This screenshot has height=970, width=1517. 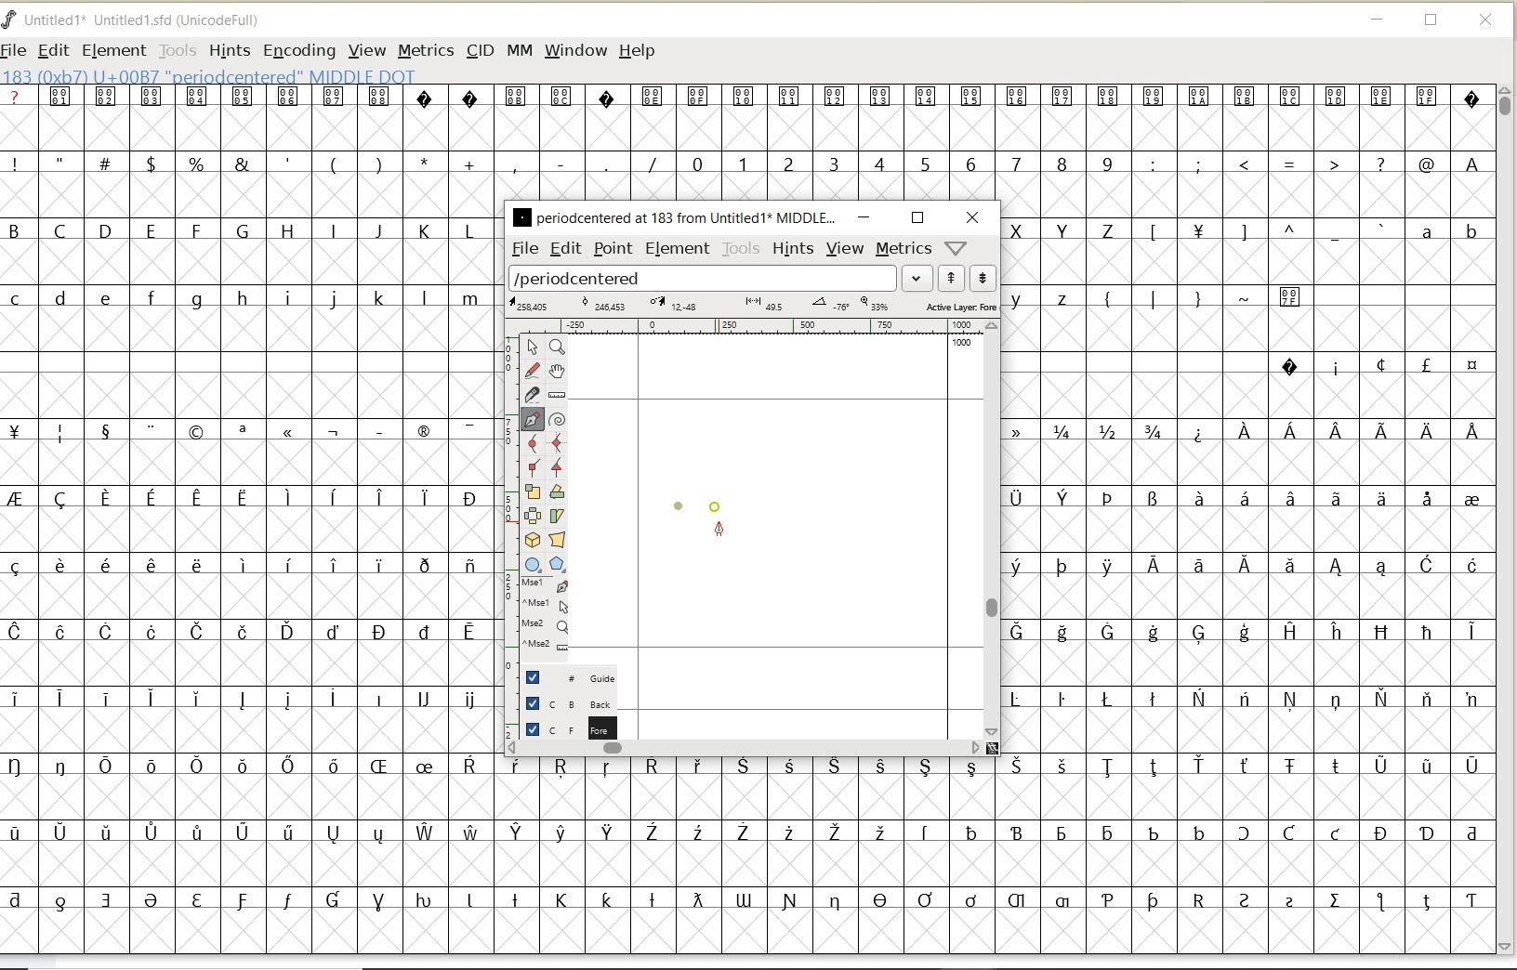 What do you see at coordinates (1319, 164) in the screenshot?
I see `special characters` at bounding box center [1319, 164].